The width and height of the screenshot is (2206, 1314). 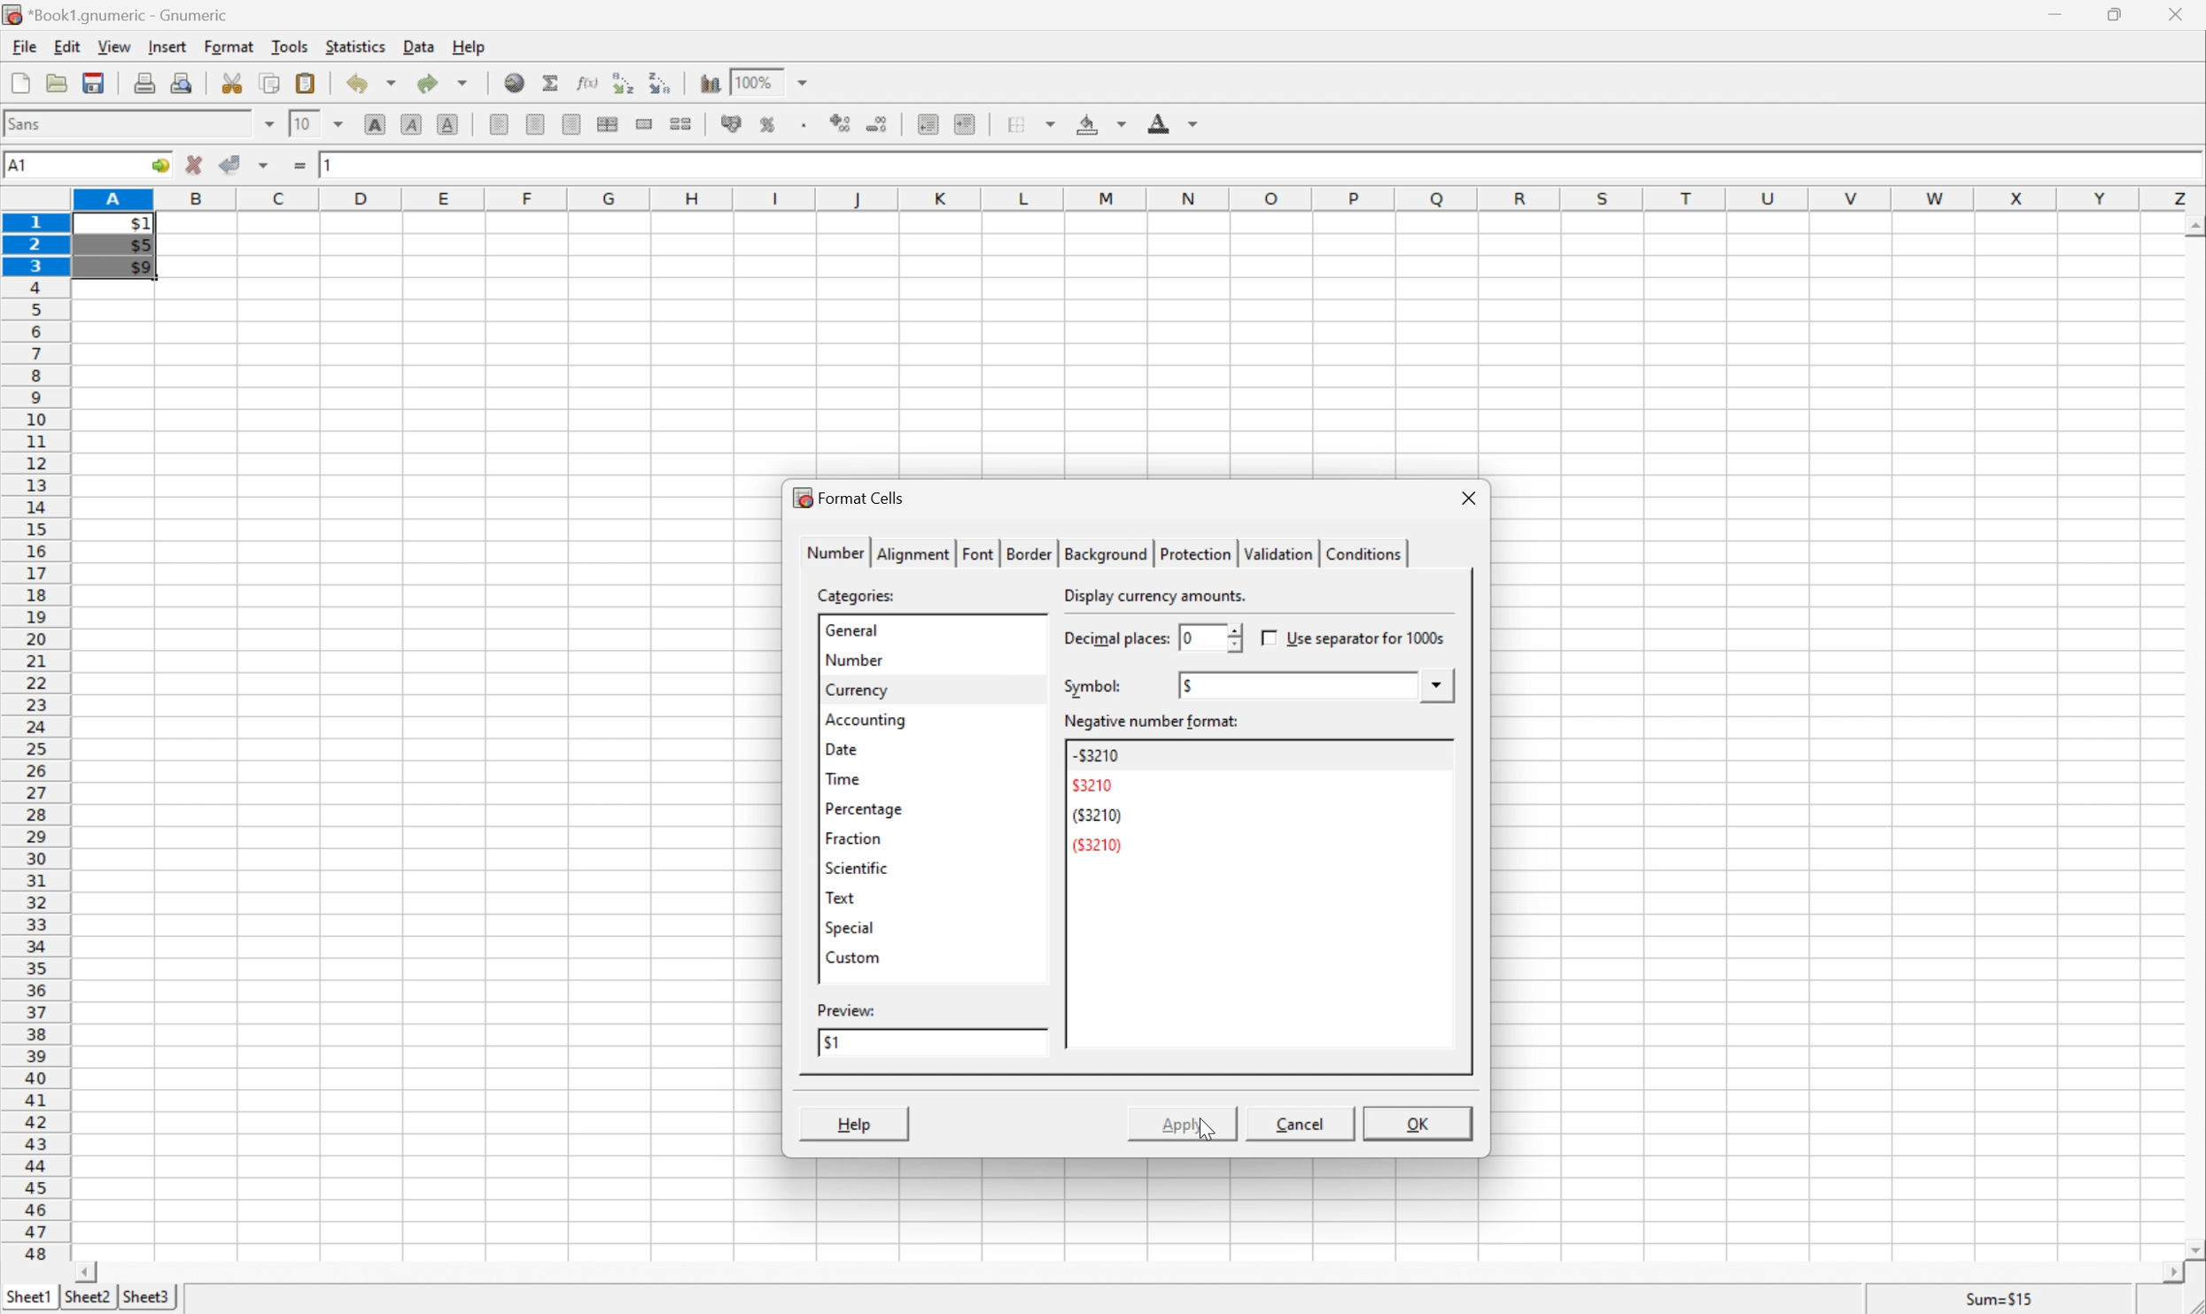 What do you see at coordinates (709, 81) in the screenshot?
I see `insert chart` at bounding box center [709, 81].